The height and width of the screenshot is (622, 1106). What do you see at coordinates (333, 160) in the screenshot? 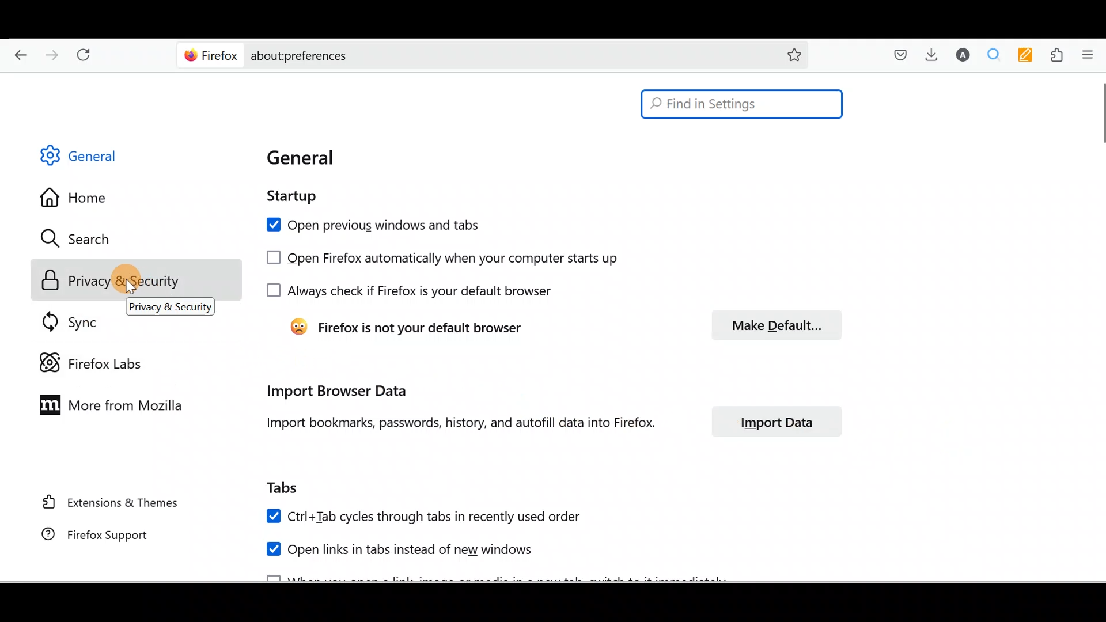
I see `General` at bounding box center [333, 160].